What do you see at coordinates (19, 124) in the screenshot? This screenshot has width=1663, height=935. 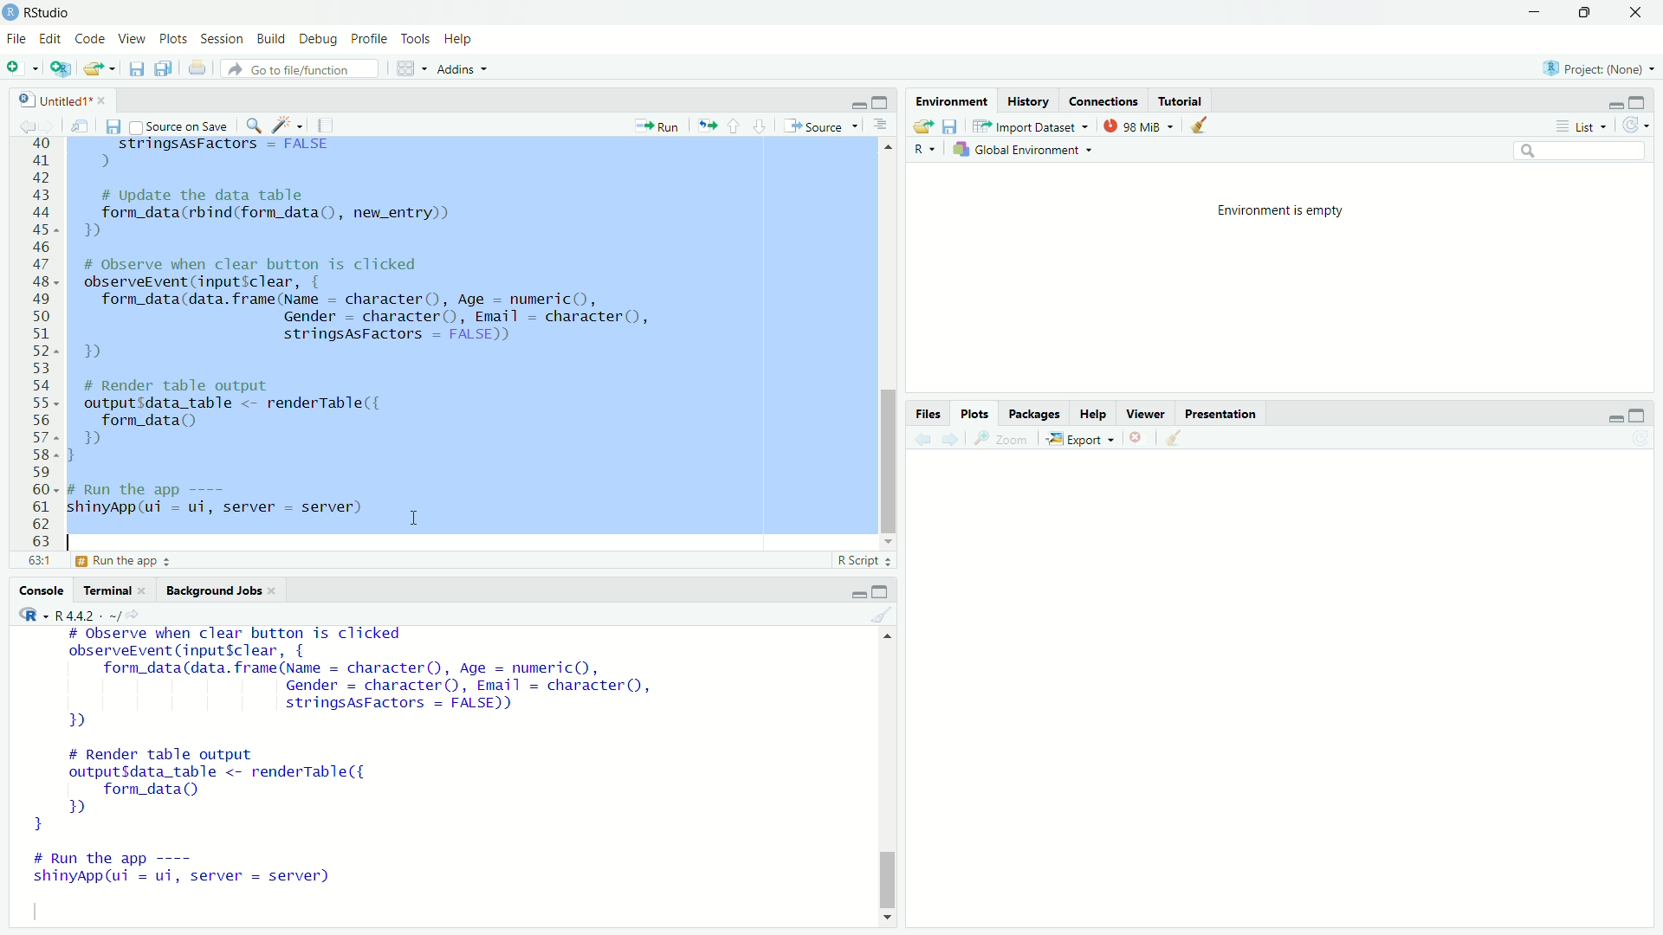 I see `go back to previous source location` at bounding box center [19, 124].